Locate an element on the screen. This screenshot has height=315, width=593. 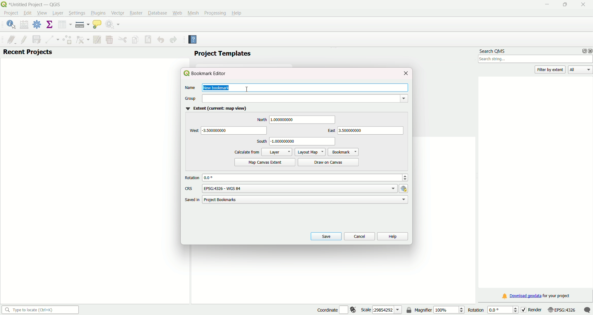
south is located at coordinates (261, 141).